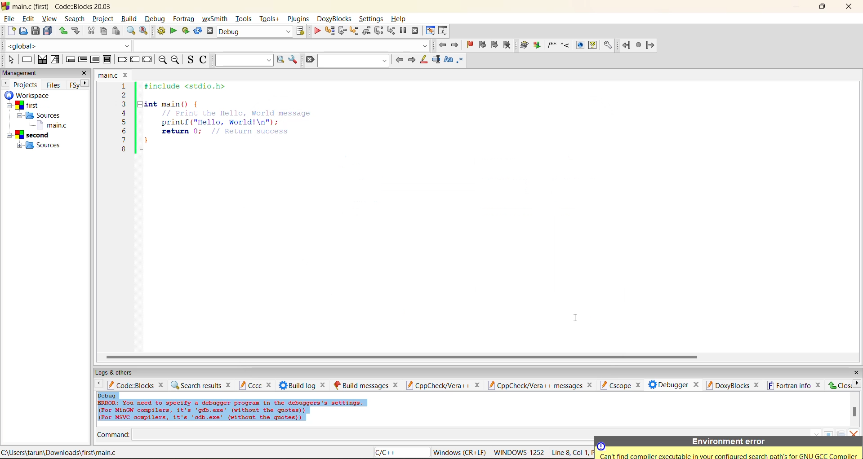  Describe the element at coordinates (104, 31) in the screenshot. I see `copy` at that location.